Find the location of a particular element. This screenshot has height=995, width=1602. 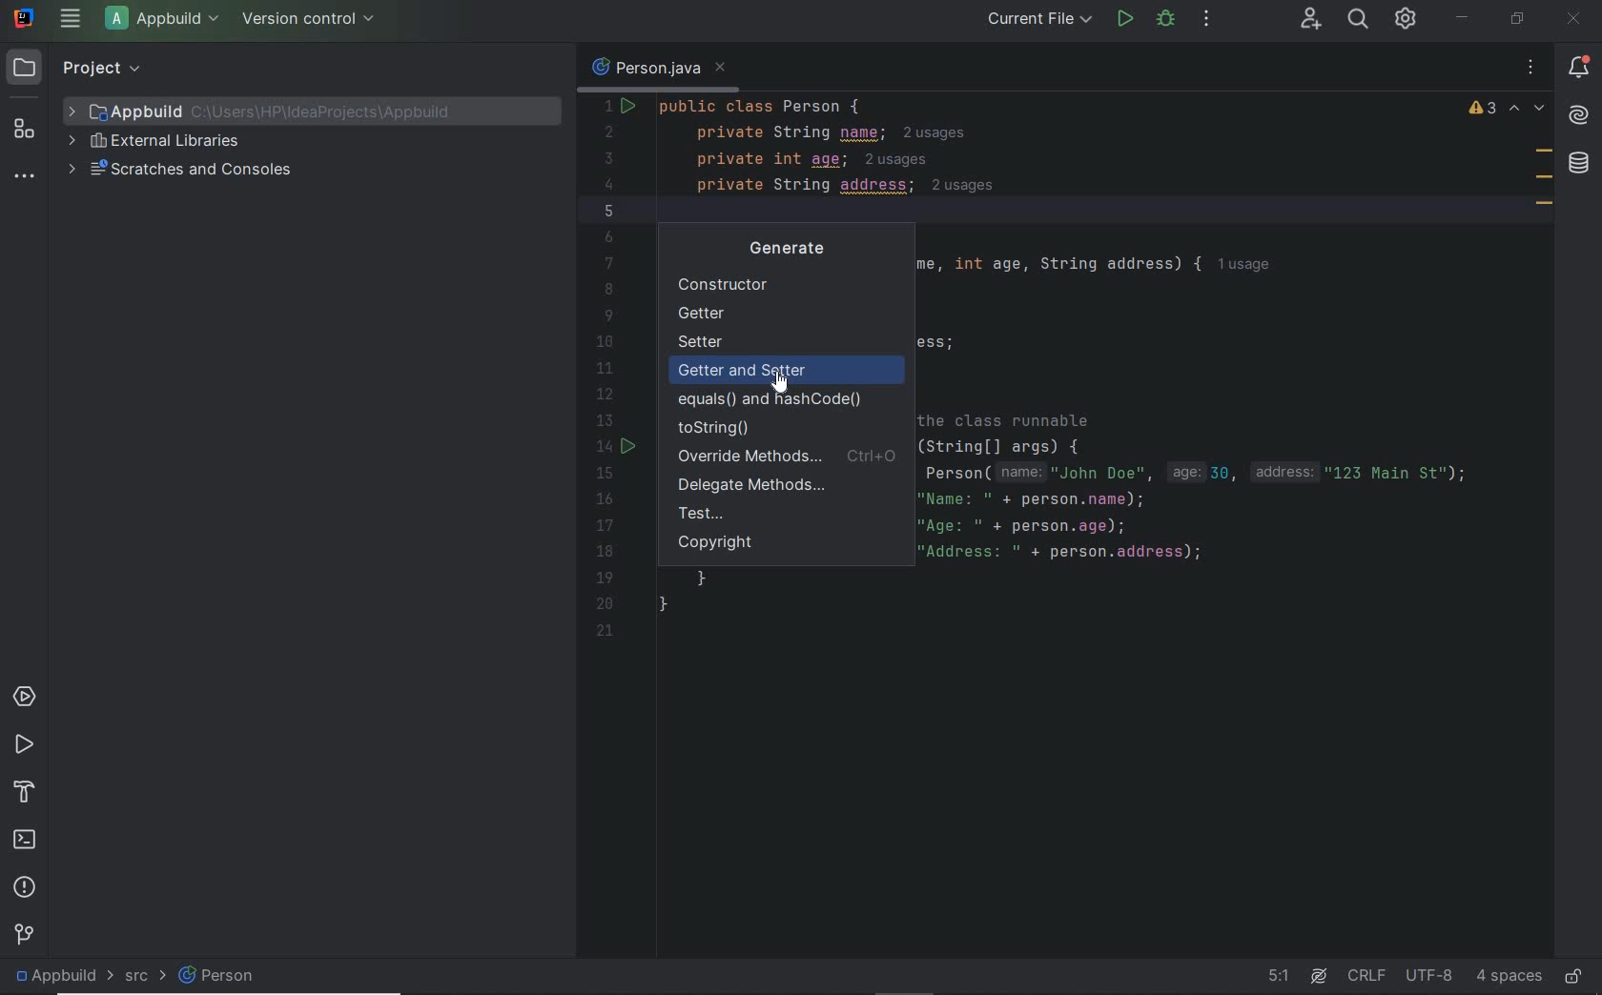

Override Methods... is located at coordinates (750, 456).